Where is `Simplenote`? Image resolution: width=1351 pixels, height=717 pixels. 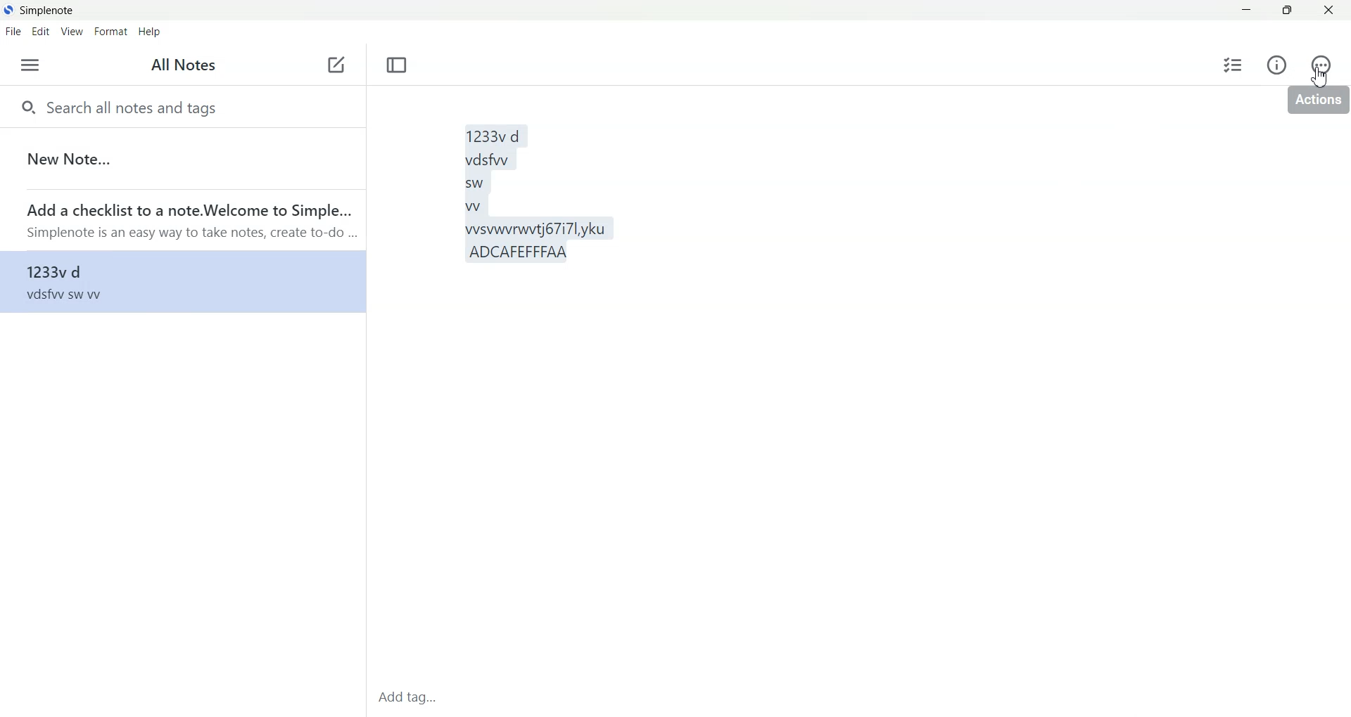
Simplenote is located at coordinates (39, 9).